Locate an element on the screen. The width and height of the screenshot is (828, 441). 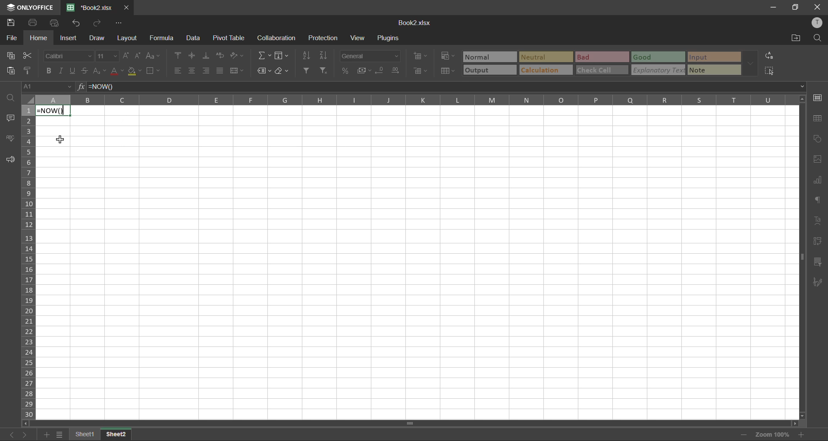
quick print is located at coordinates (56, 23).